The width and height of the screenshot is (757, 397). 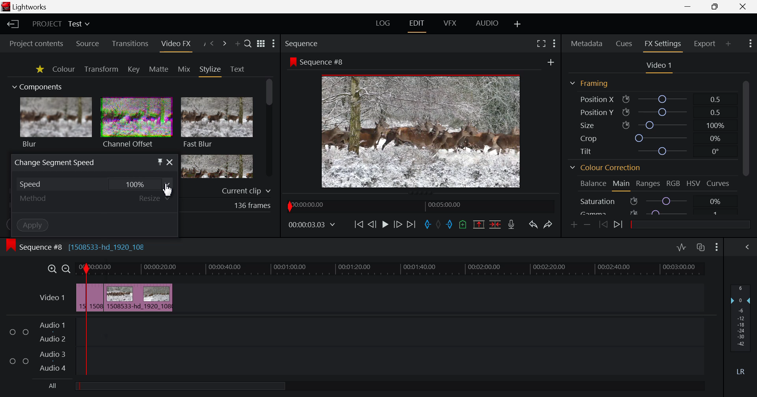 What do you see at coordinates (449, 24) in the screenshot?
I see `VFX Layout` at bounding box center [449, 24].